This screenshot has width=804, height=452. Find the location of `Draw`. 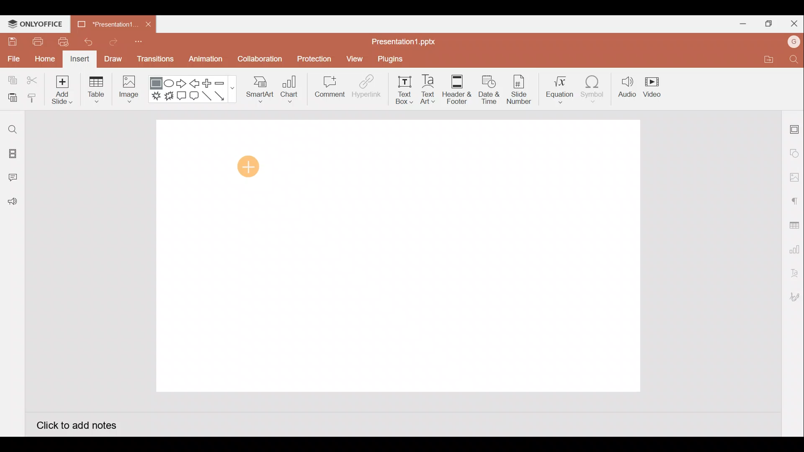

Draw is located at coordinates (113, 59).